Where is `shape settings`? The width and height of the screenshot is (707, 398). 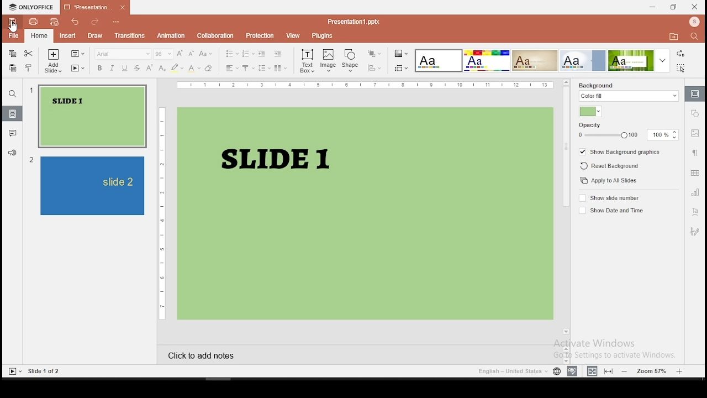
shape settings is located at coordinates (696, 113).